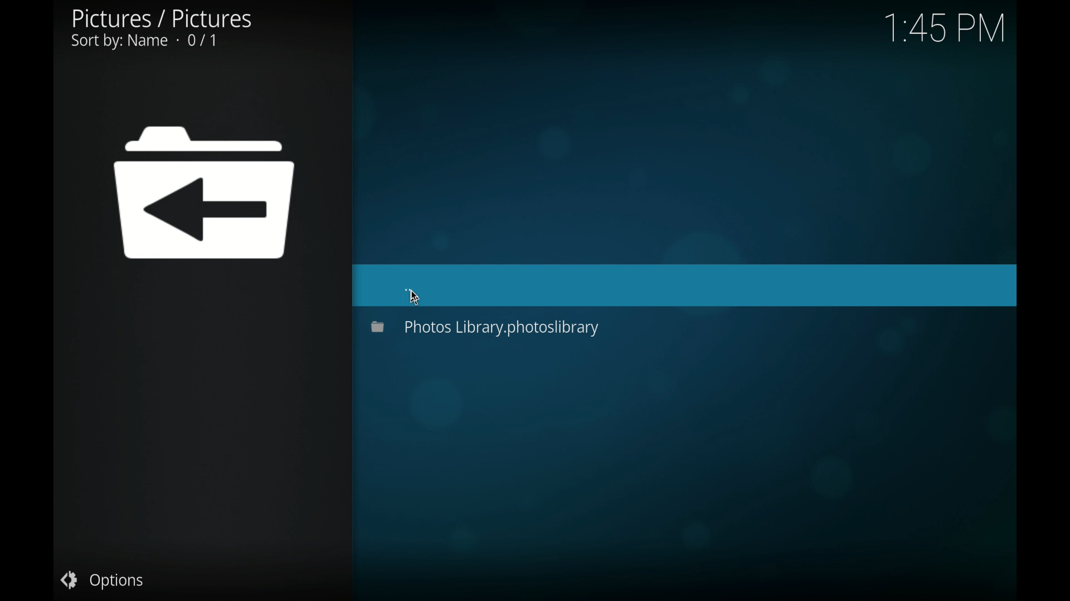 The height and width of the screenshot is (601, 1070). What do you see at coordinates (160, 29) in the screenshot?
I see `pictures` at bounding box center [160, 29].